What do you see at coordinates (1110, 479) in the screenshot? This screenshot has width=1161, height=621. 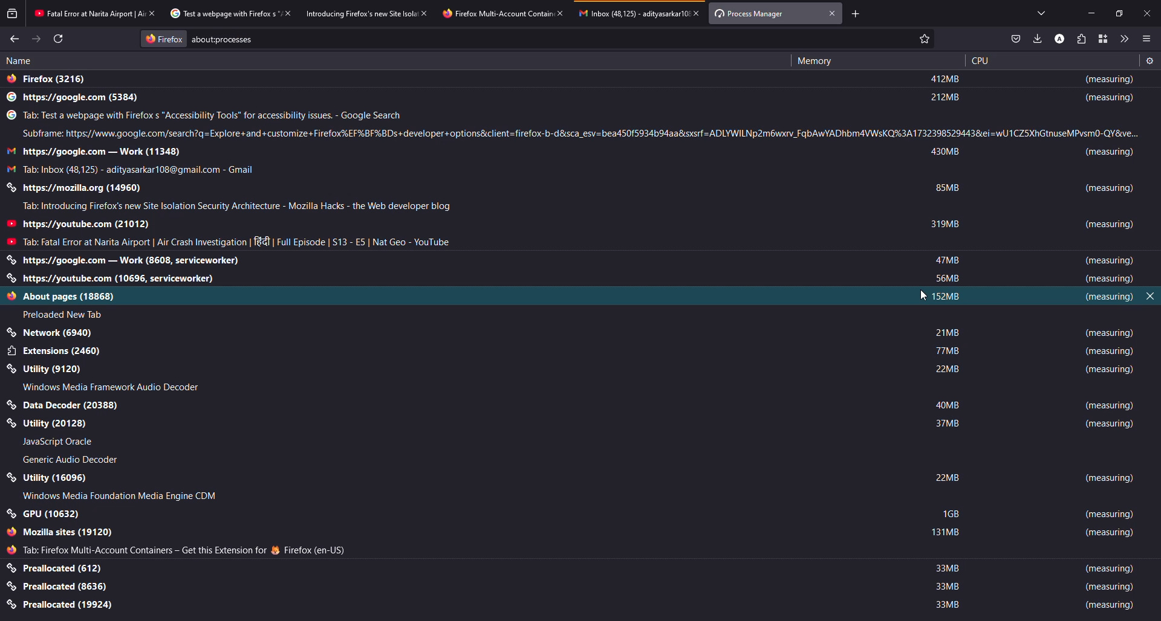 I see `measuring` at bounding box center [1110, 479].